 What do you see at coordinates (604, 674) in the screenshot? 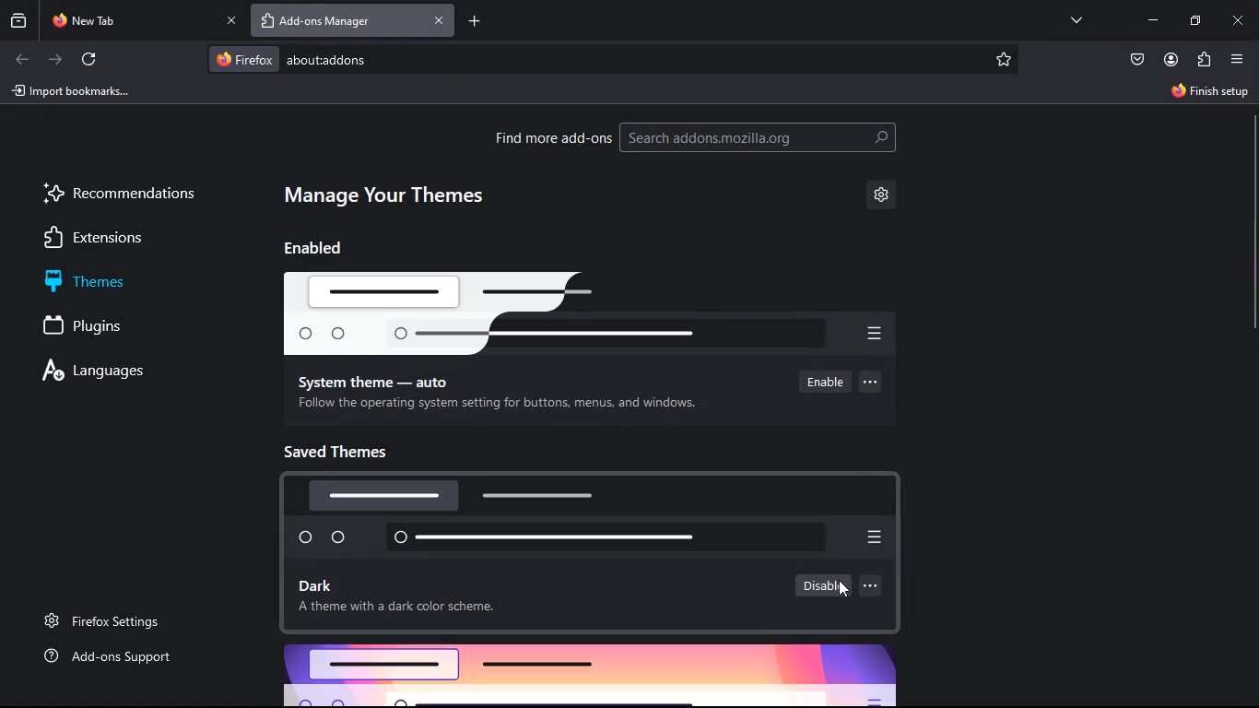
I see `logo` at bounding box center [604, 674].